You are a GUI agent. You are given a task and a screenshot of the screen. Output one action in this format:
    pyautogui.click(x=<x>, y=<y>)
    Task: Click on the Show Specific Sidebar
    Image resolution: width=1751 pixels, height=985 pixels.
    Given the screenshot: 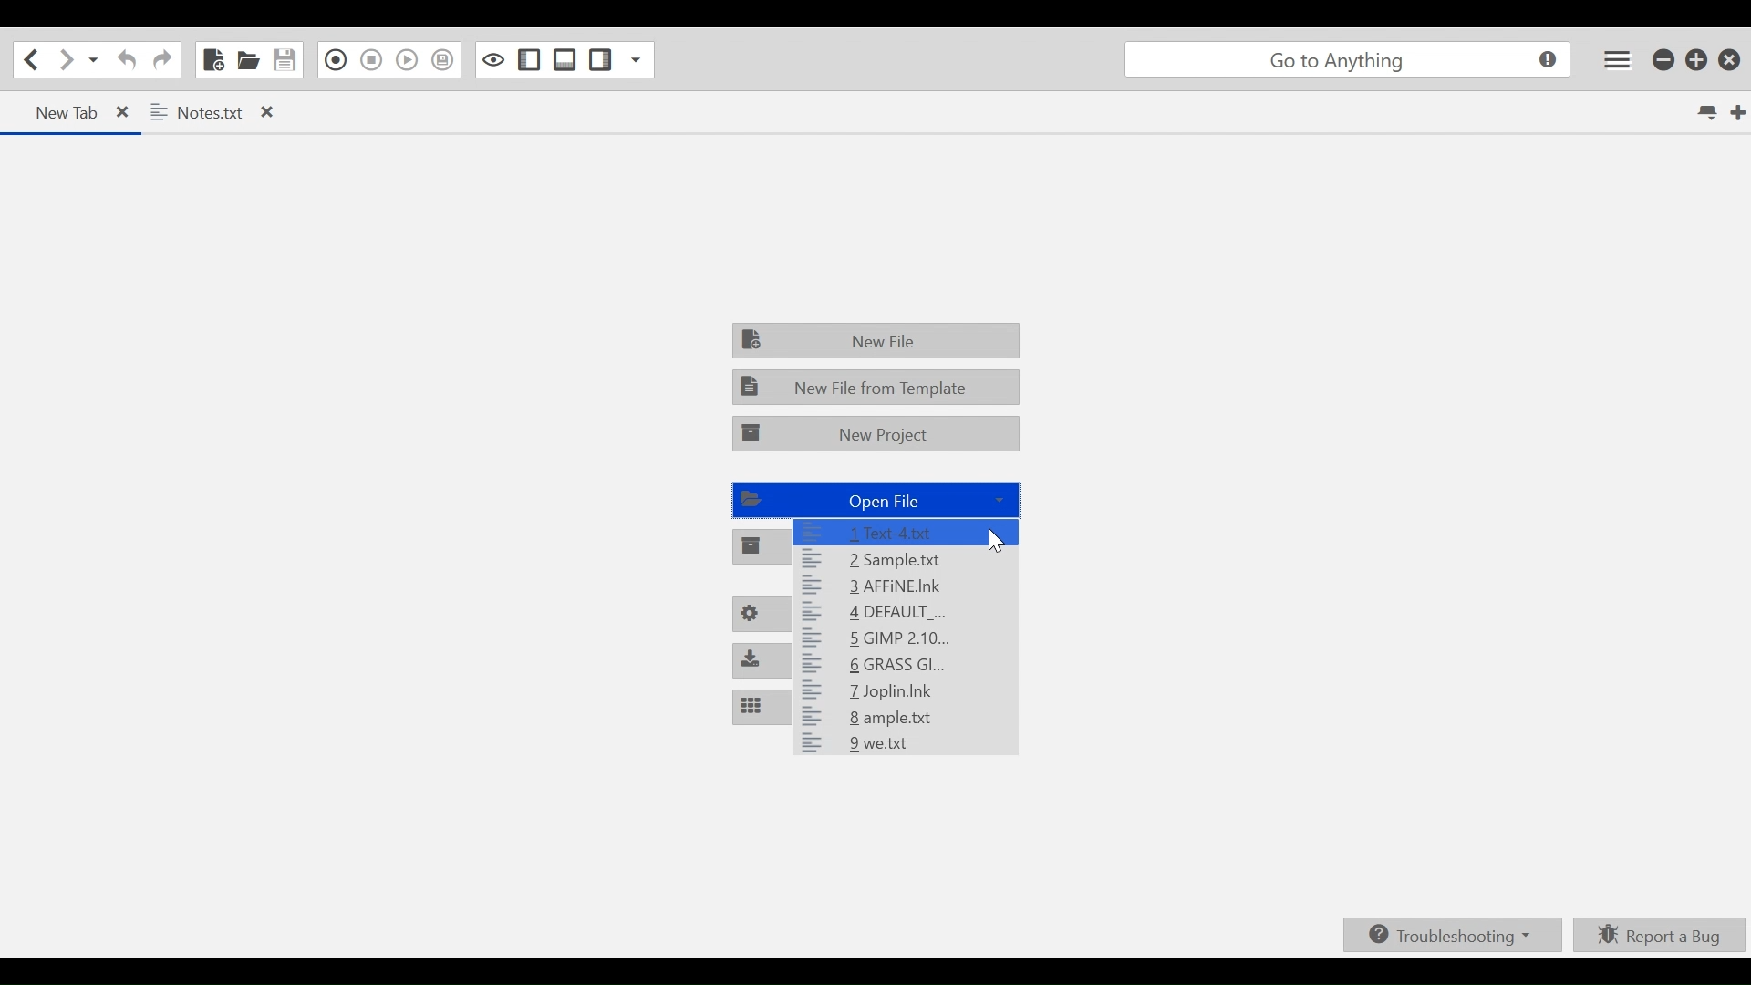 What is the action you would take?
    pyautogui.click(x=643, y=59)
    